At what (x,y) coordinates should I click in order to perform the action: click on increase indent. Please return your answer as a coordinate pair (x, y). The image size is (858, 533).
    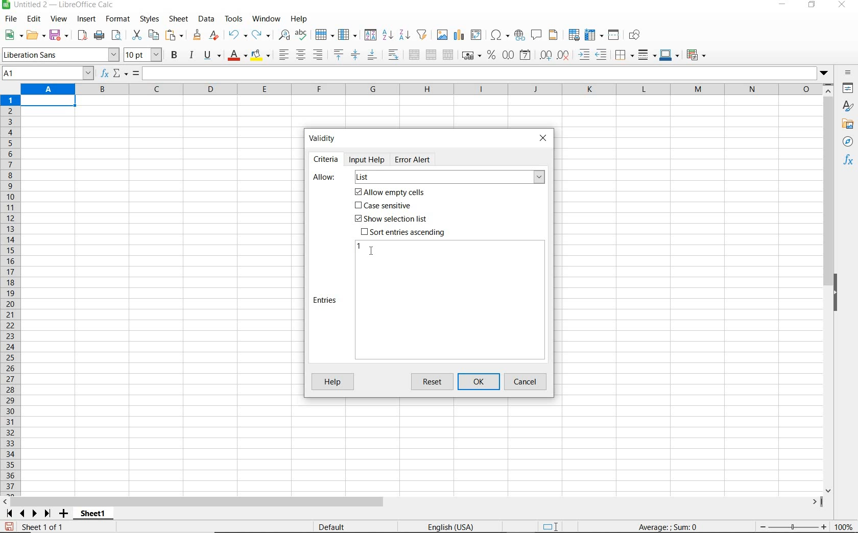
    Looking at the image, I should click on (585, 55).